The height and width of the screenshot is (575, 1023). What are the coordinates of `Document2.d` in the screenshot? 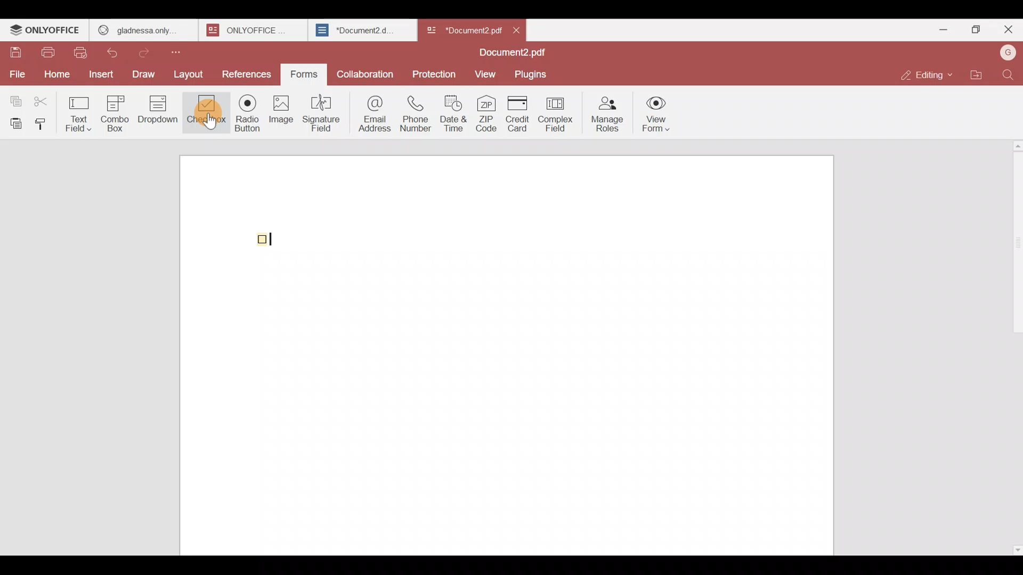 It's located at (362, 33).